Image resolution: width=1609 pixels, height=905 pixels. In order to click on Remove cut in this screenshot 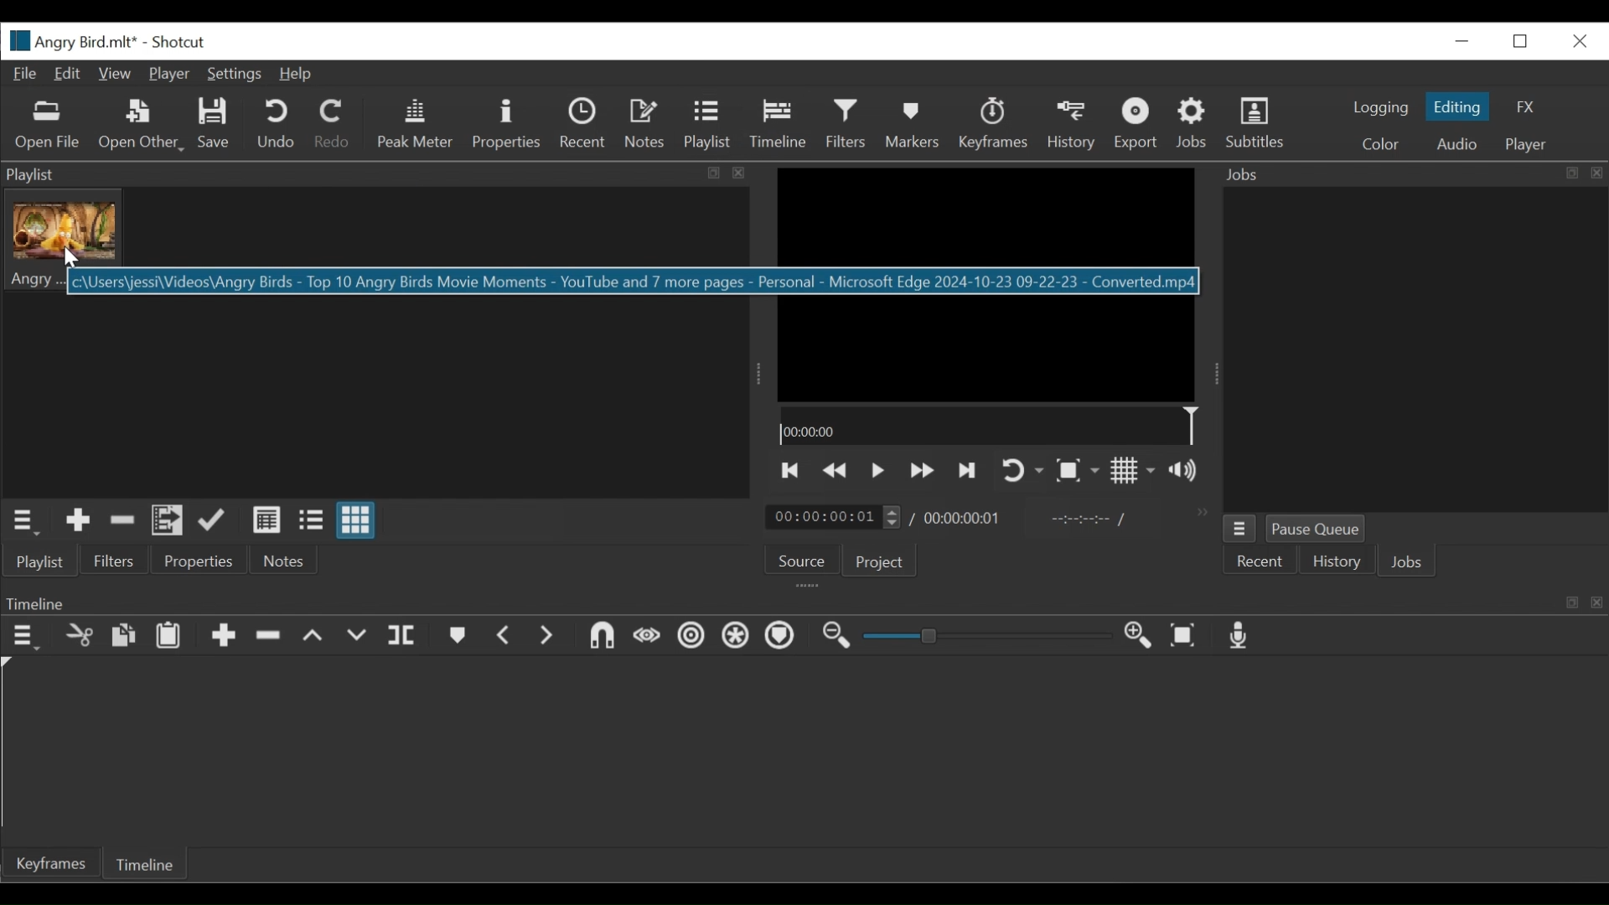, I will do `click(124, 524)`.